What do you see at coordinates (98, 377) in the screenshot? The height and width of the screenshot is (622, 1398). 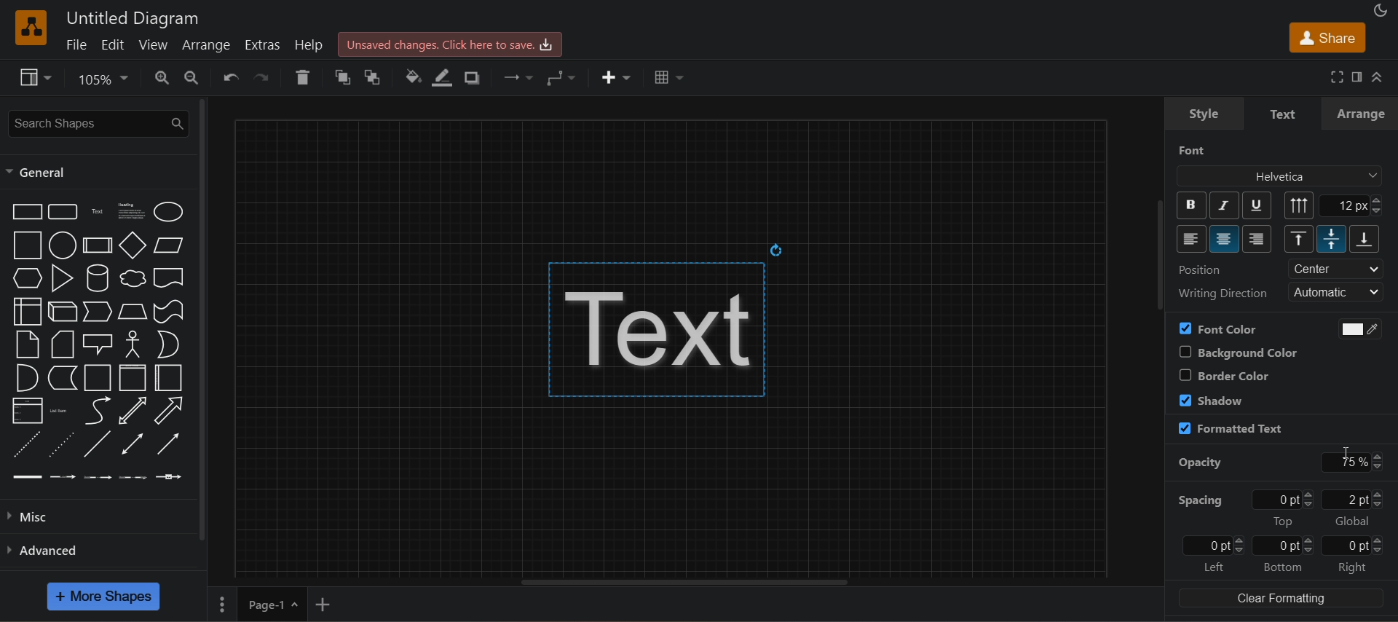 I see `container` at bounding box center [98, 377].